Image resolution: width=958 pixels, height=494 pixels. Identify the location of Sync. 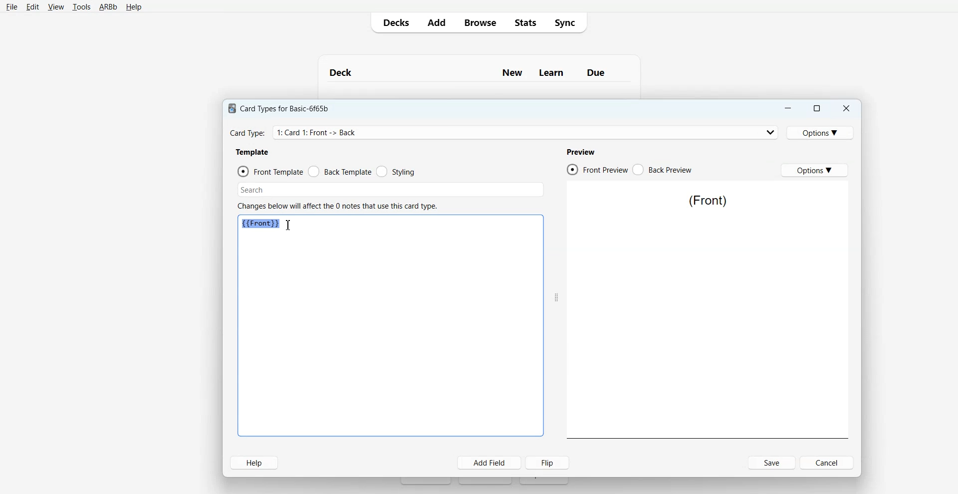
(568, 23).